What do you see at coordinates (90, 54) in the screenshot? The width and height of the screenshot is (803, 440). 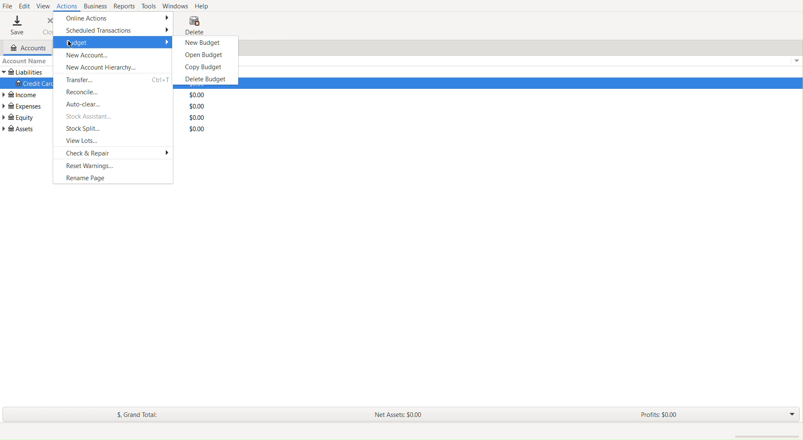 I see `New Account` at bounding box center [90, 54].